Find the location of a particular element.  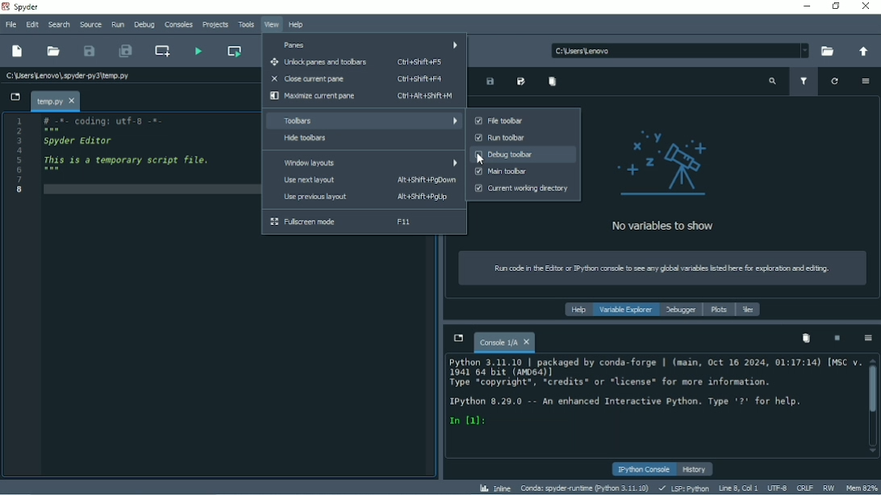

Edit is located at coordinates (31, 23).